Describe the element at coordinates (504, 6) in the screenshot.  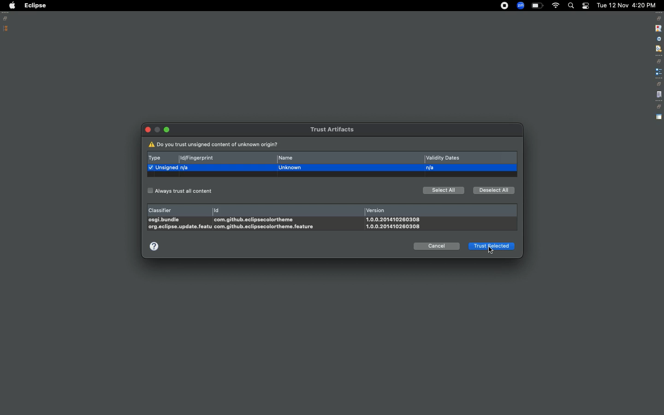
I see `Recording` at that location.